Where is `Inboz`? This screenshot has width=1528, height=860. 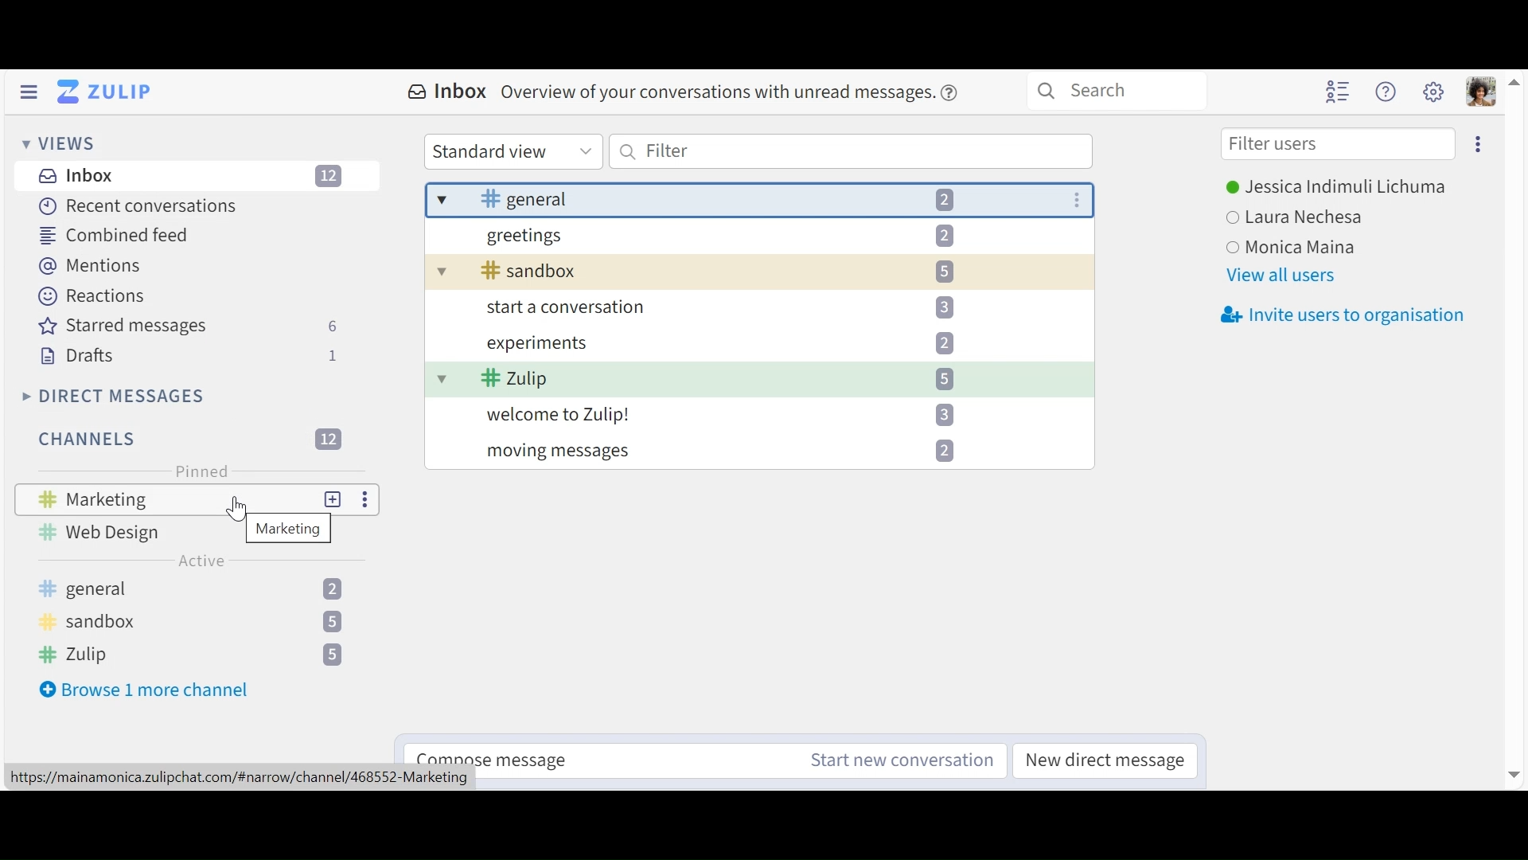 Inboz is located at coordinates (192, 178).